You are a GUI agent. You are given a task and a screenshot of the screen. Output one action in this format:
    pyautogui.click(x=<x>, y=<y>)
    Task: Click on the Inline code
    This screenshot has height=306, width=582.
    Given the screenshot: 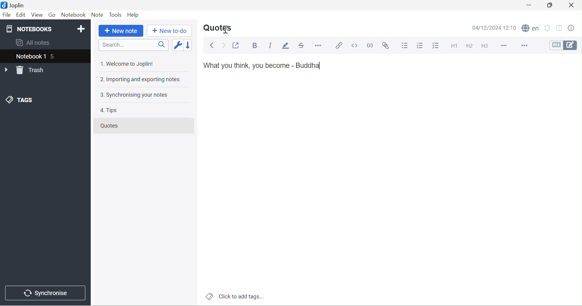 What is the action you would take?
    pyautogui.click(x=356, y=45)
    